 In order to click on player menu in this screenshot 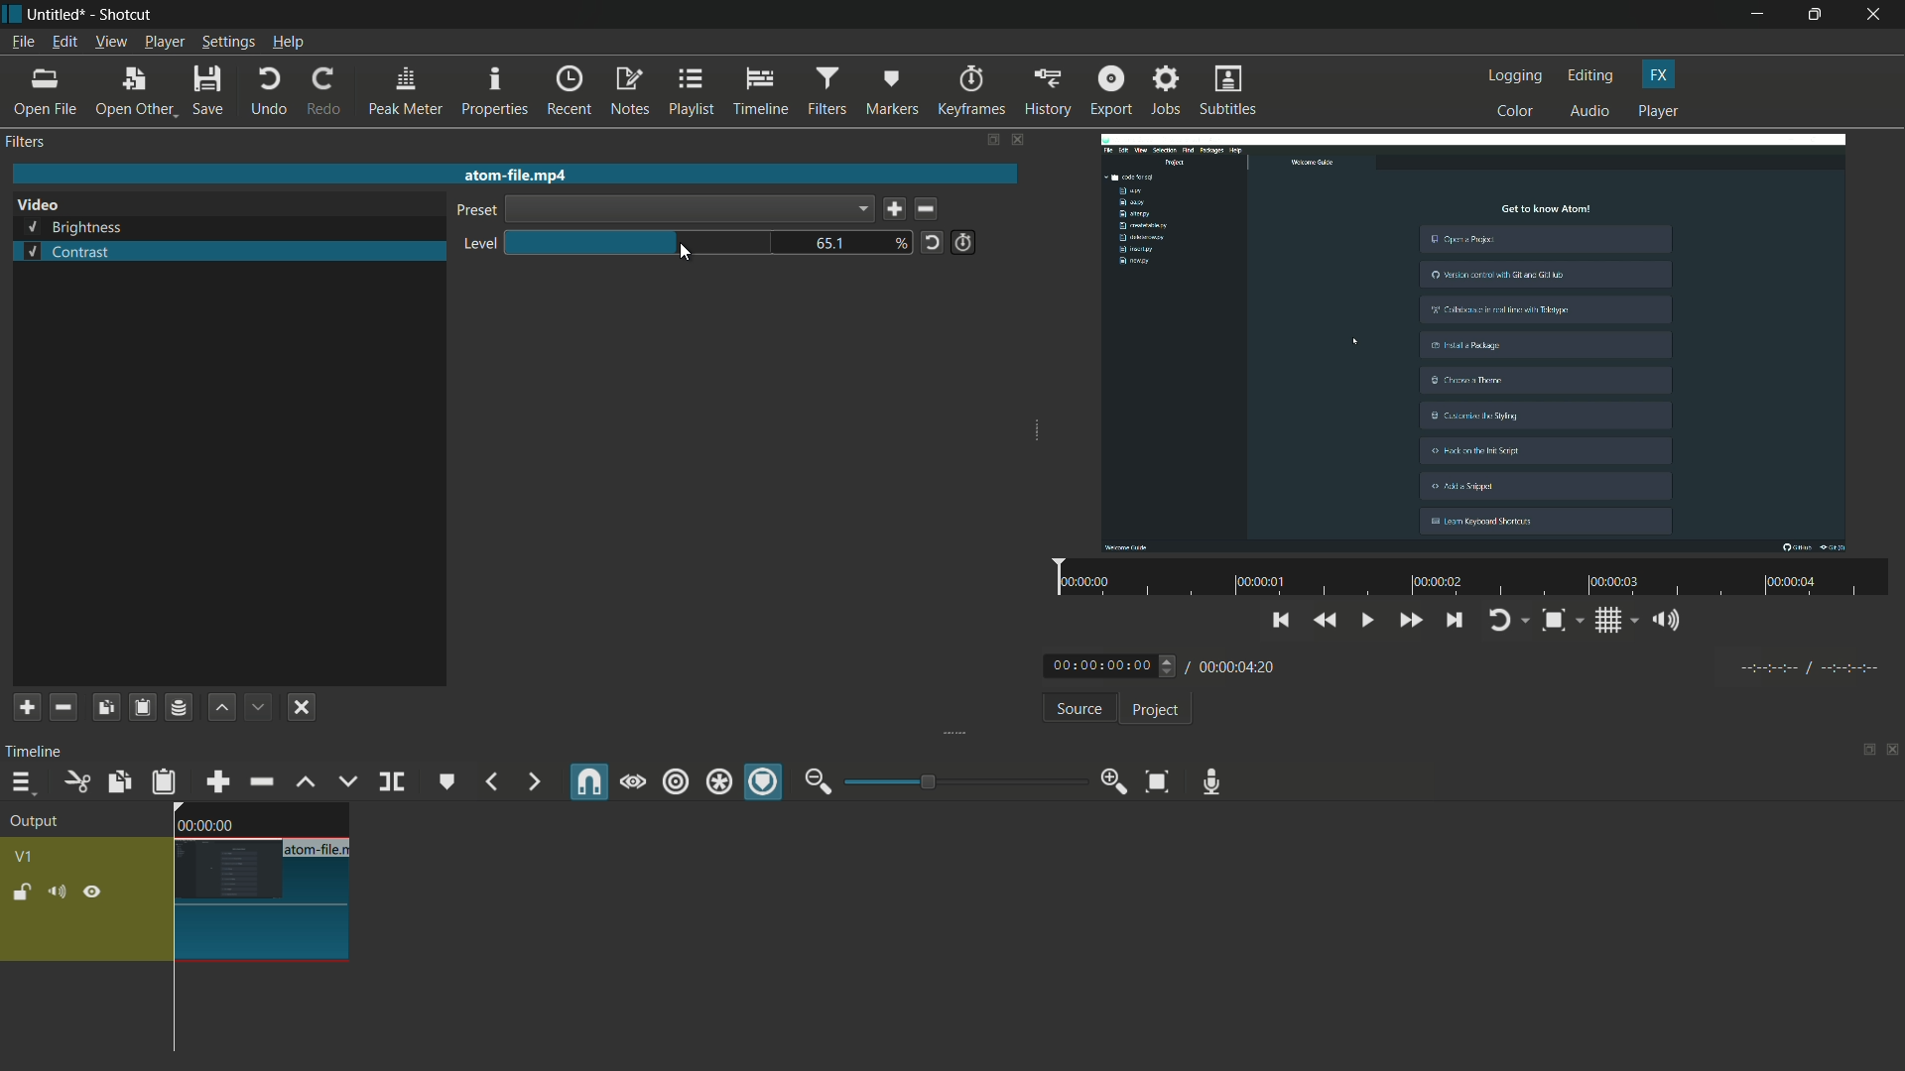, I will do `click(166, 42)`.